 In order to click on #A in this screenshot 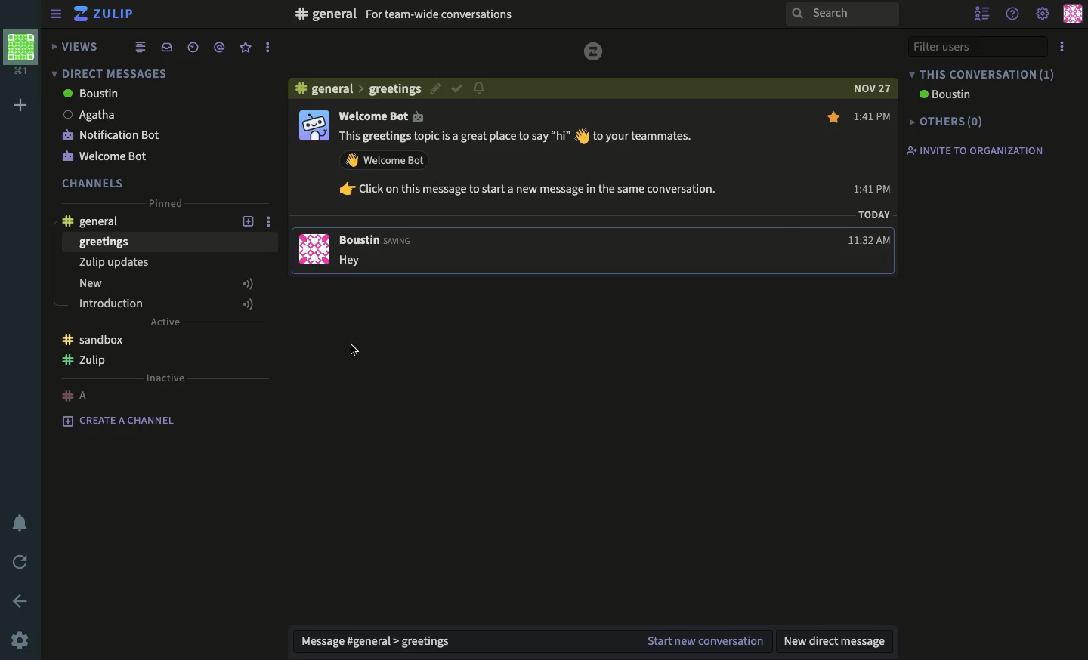, I will do `click(76, 395)`.